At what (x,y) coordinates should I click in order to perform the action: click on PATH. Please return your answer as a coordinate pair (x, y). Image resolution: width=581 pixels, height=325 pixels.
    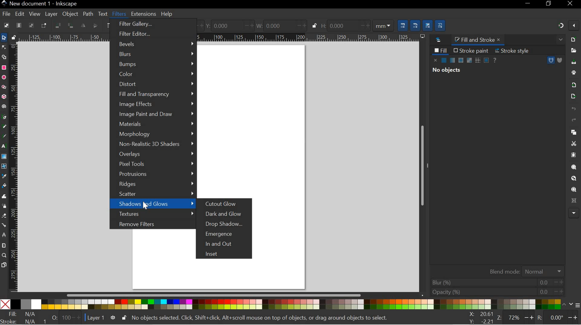
    Looking at the image, I should click on (551, 60).